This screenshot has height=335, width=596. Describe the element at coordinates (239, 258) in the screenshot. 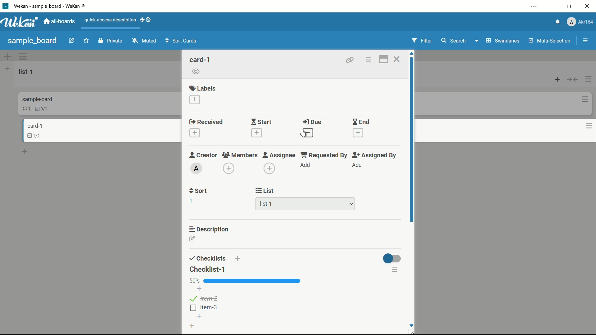

I see `add checklist` at that location.